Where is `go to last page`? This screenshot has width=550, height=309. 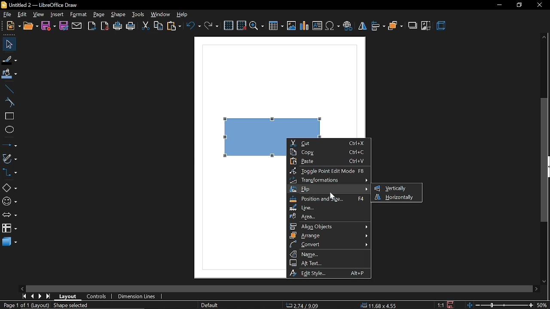 go to last page is located at coordinates (48, 297).